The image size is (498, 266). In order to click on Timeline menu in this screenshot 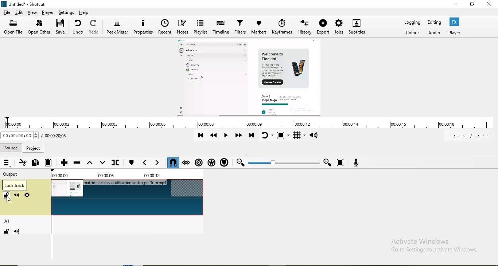, I will do `click(7, 163)`.